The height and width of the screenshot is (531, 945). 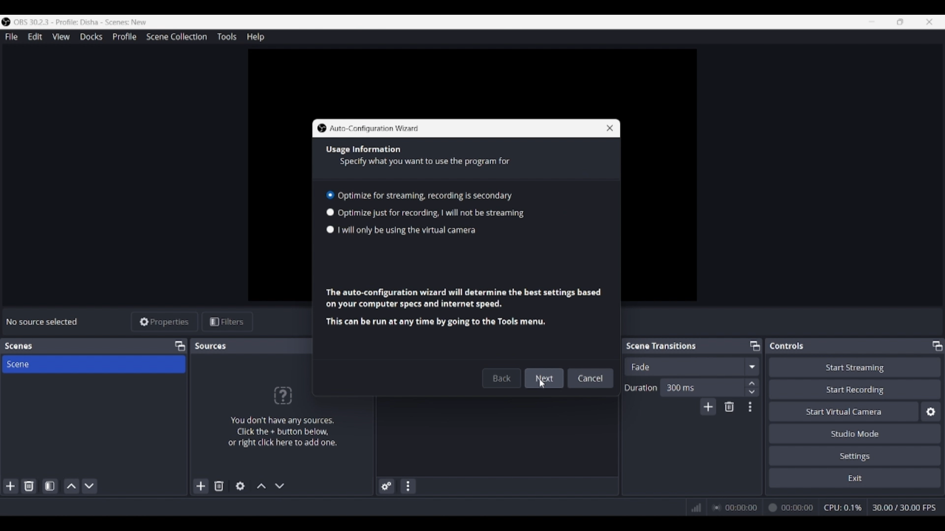 I want to click on Move source up, so click(x=261, y=486).